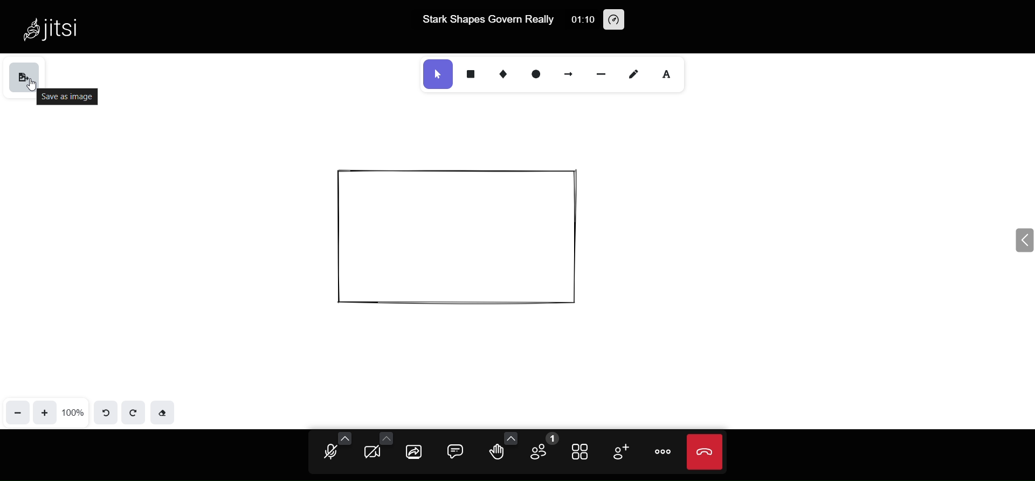 This screenshot has width=1035, height=481. What do you see at coordinates (388, 438) in the screenshot?
I see `more camera option` at bounding box center [388, 438].